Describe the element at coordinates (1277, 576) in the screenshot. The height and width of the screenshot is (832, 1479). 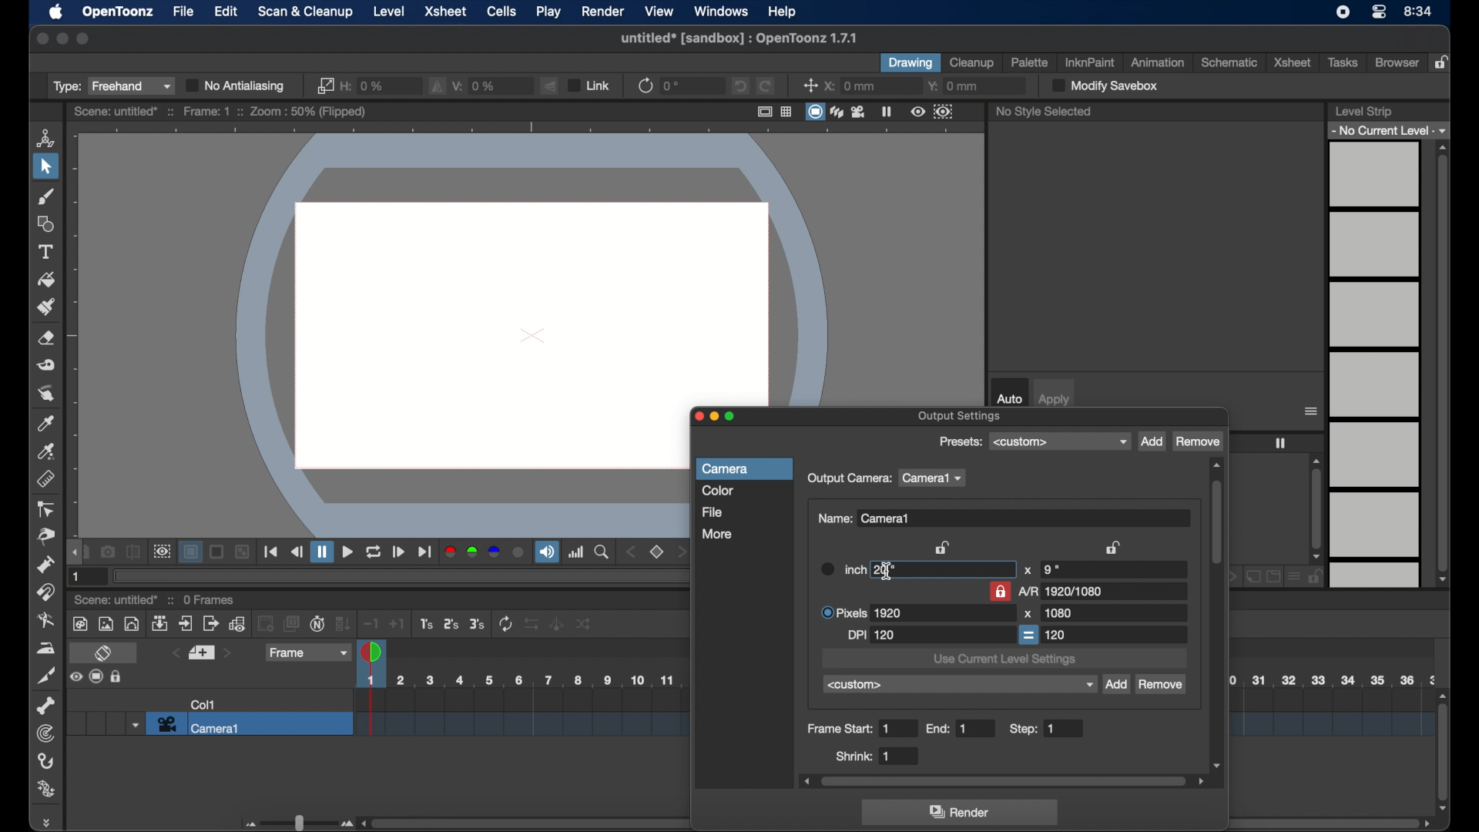
I see `` at that location.